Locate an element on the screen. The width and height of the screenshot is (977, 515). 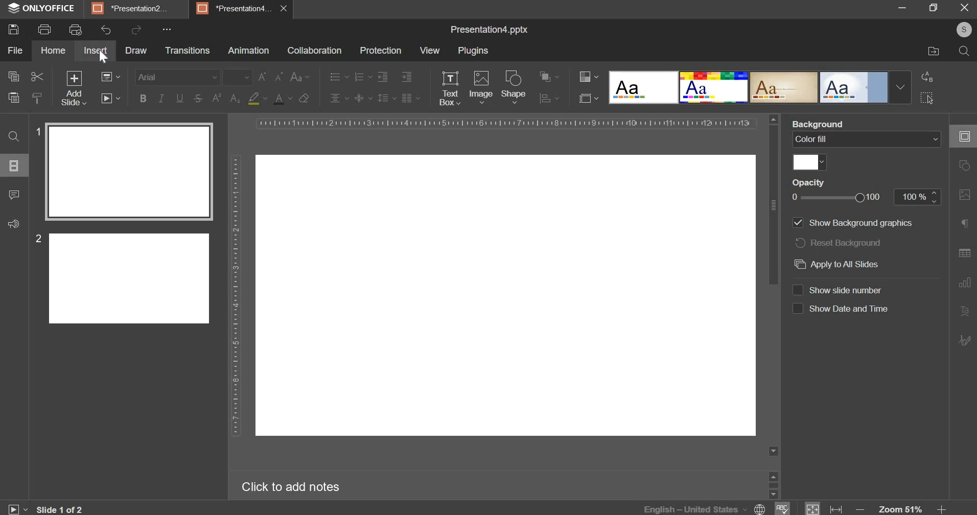
fit is located at coordinates (823, 506).